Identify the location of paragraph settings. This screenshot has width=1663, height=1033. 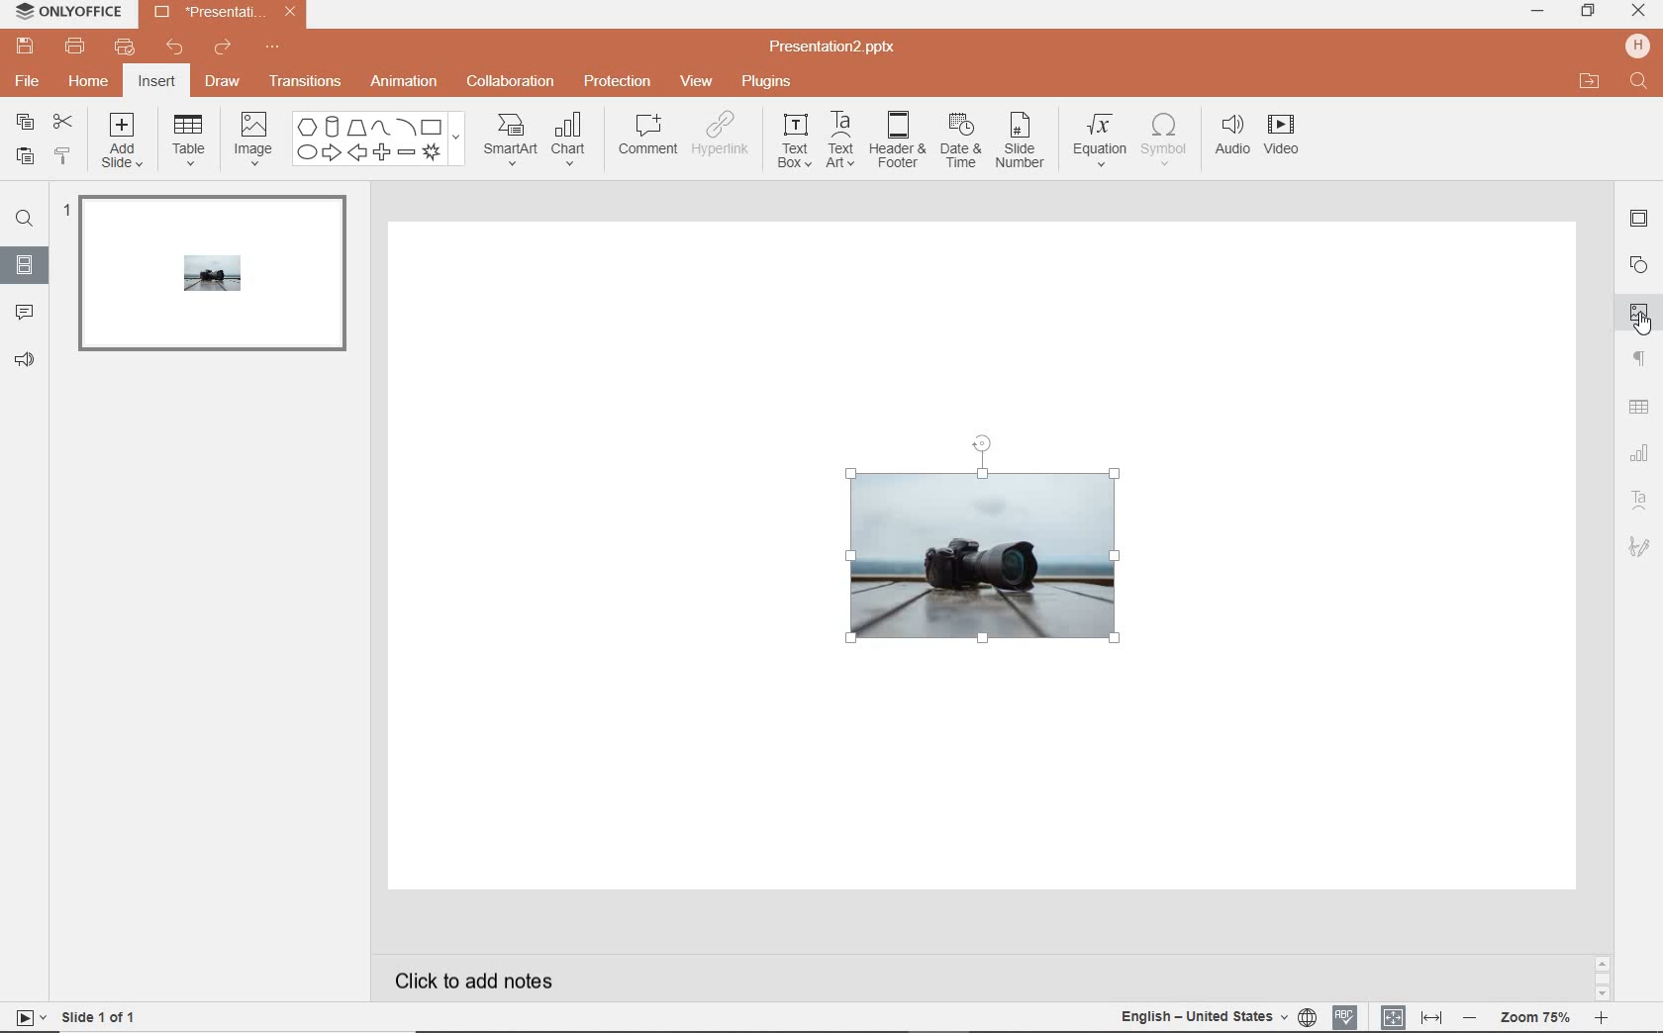
(1638, 360).